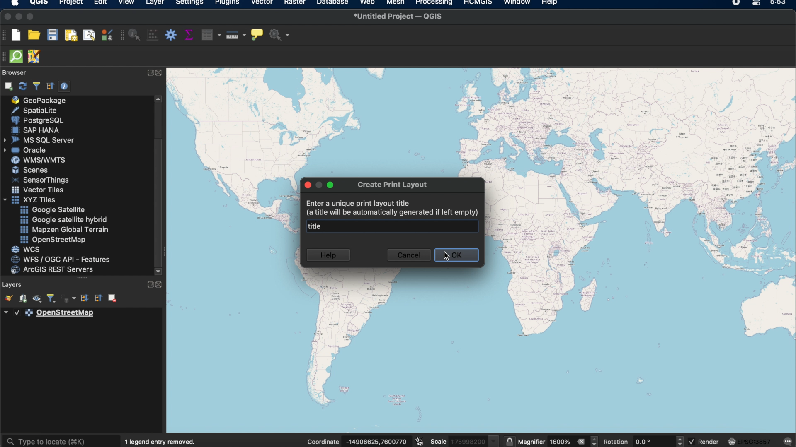 The height and width of the screenshot is (447, 796). Describe the element at coordinates (53, 209) in the screenshot. I see `google satellite ` at that location.